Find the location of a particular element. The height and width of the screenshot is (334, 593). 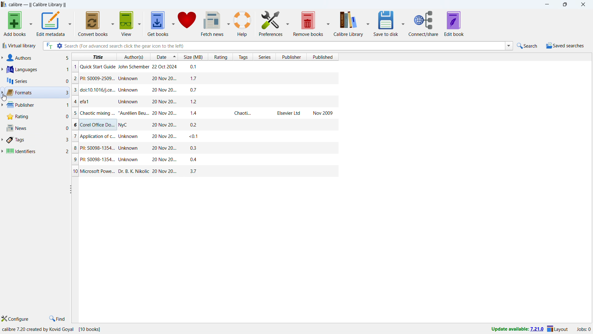

edit book is located at coordinates (454, 24).